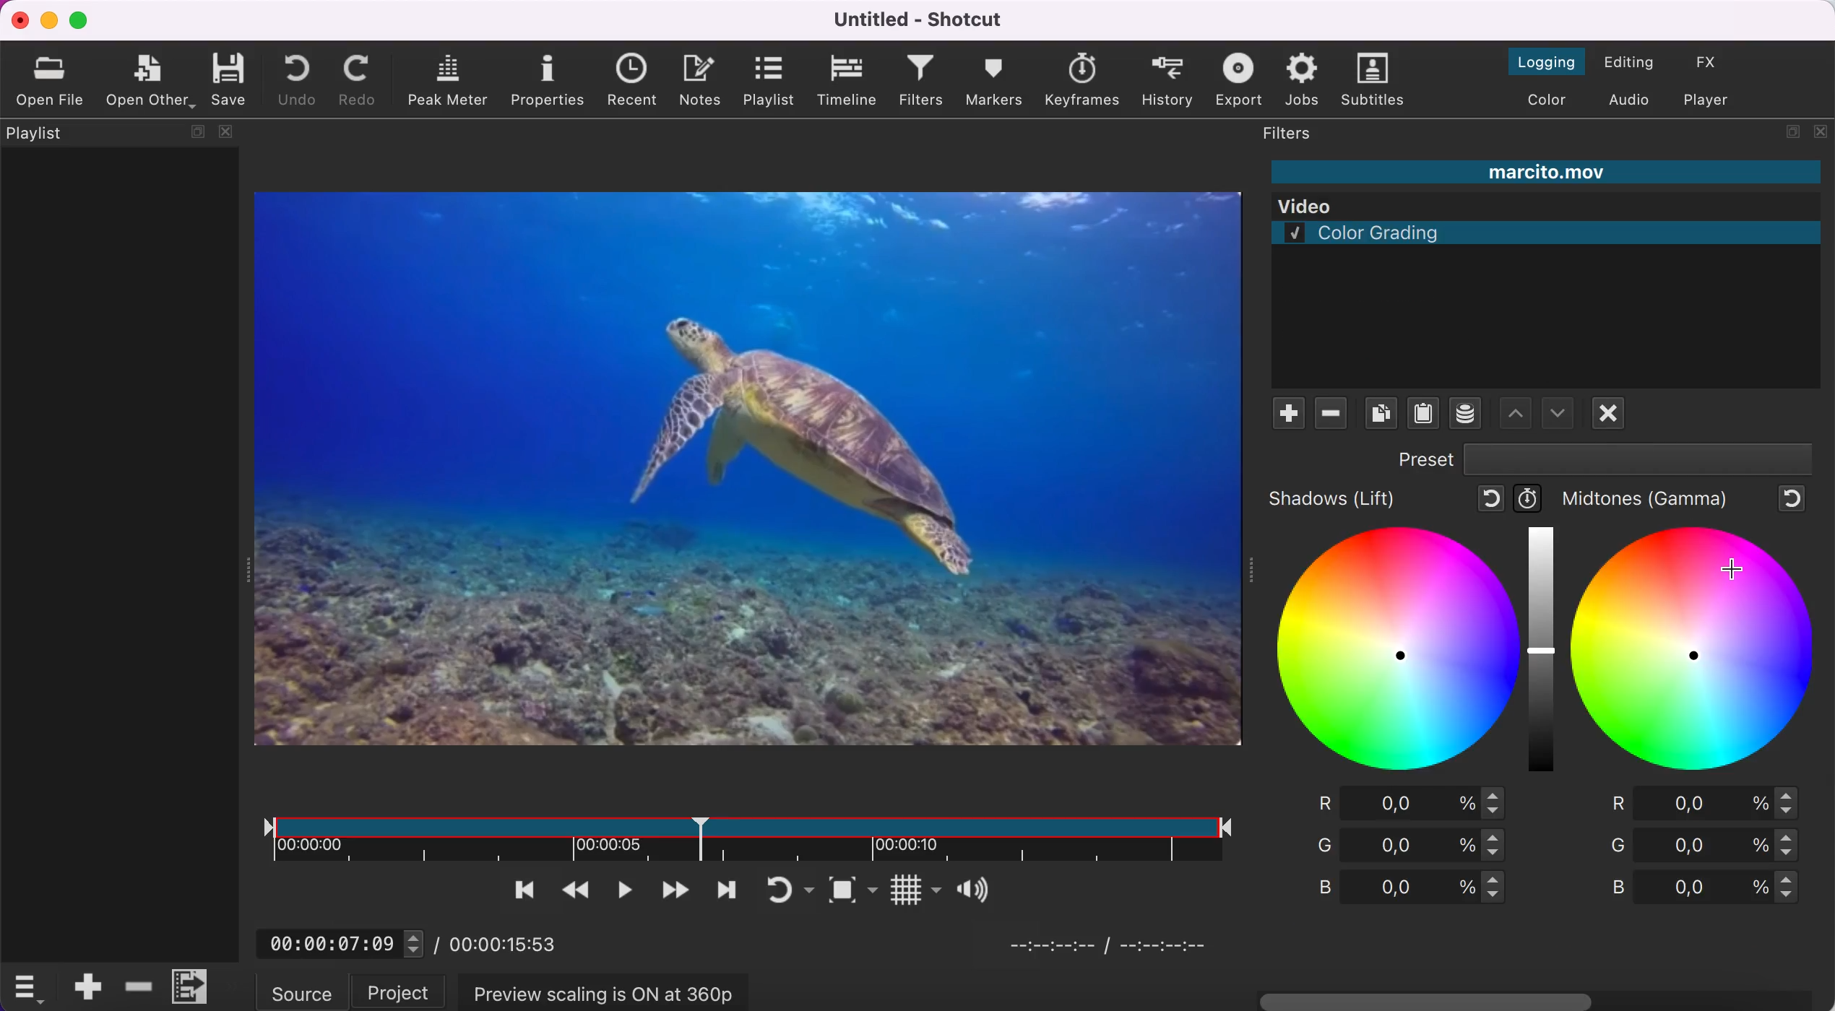  I want to click on filters panel, so click(1300, 135).